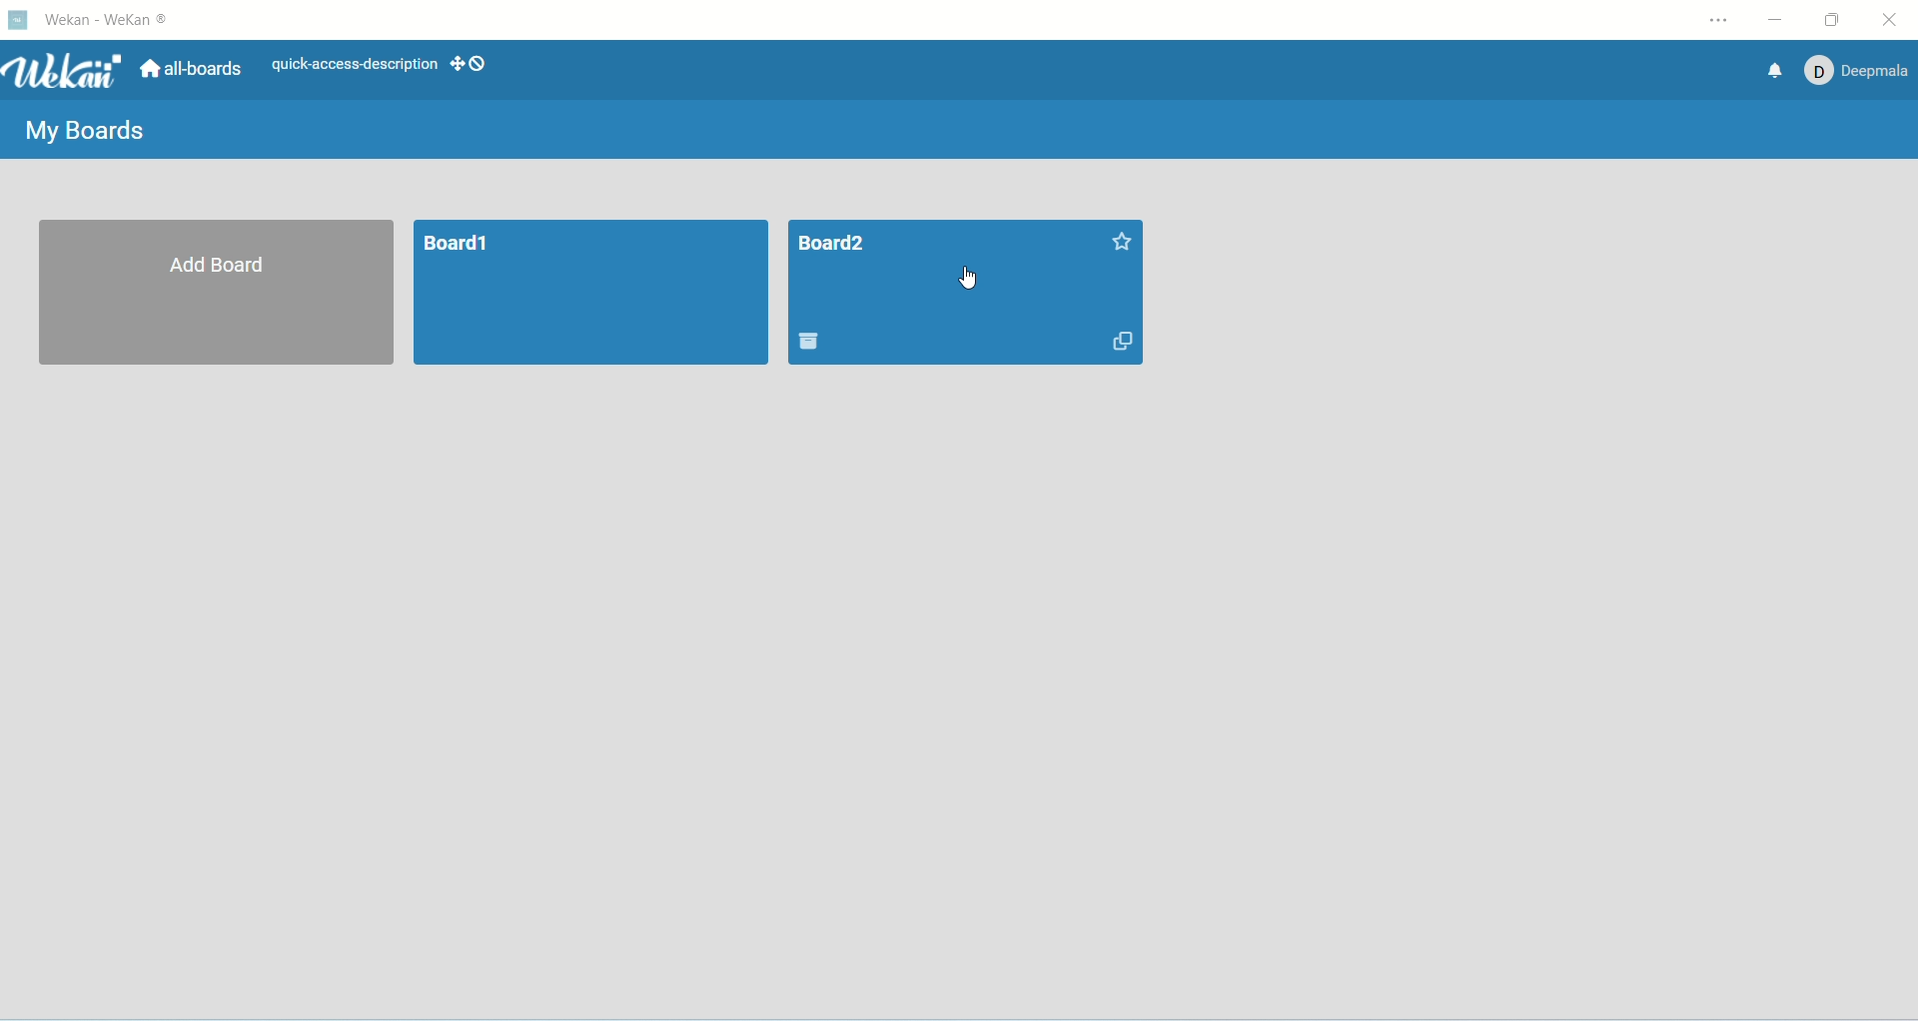 This screenshot has width=1918, height=1021. What do you see at coordinates (1120, 344) in the screenshot?
I see `duplicate` at bounding box center [1120, 344].